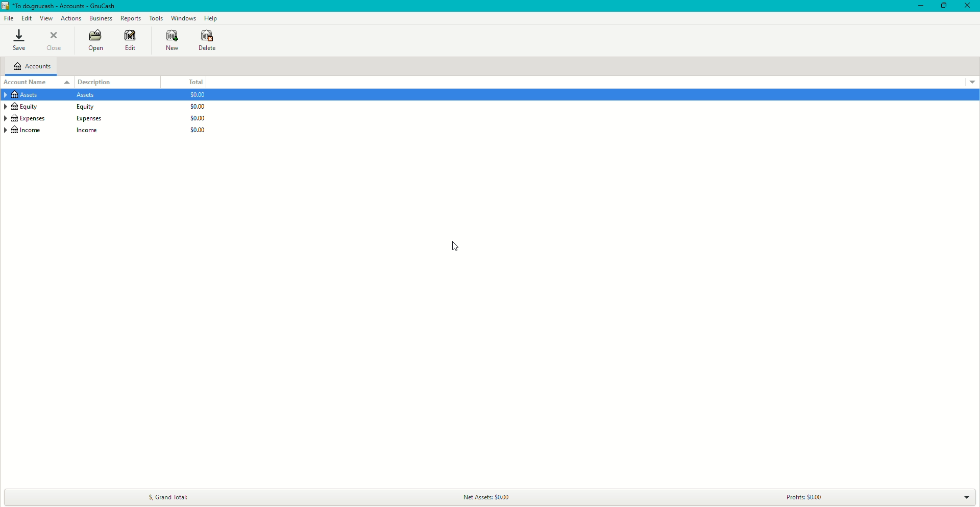  I want to click on New, so click(167, 40).